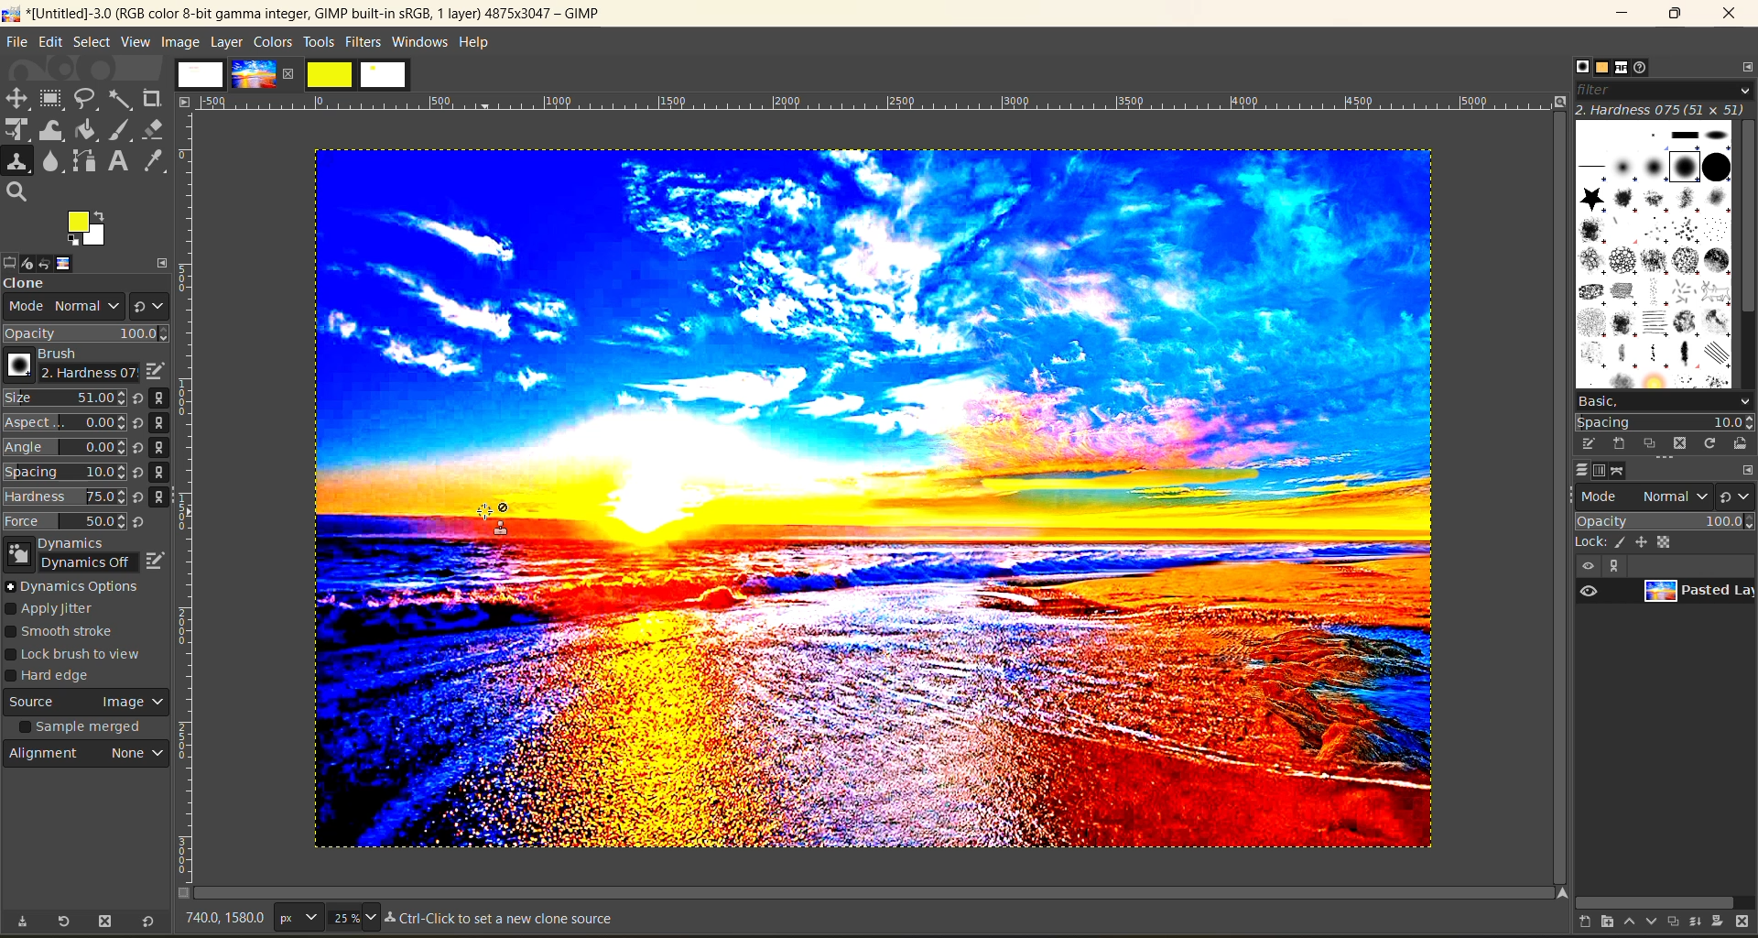 This screenshot has width=1758, height=938. What do you see at coordinates (1695, 921) in the screenshot?
I see `merge this layer` at bounding box center [1695, 921].